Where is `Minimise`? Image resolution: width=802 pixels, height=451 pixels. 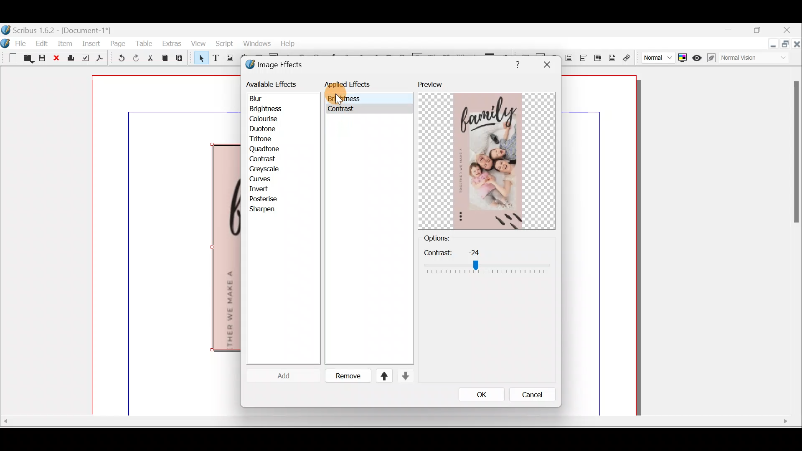 Minimise is located at coordinates (772, 45).